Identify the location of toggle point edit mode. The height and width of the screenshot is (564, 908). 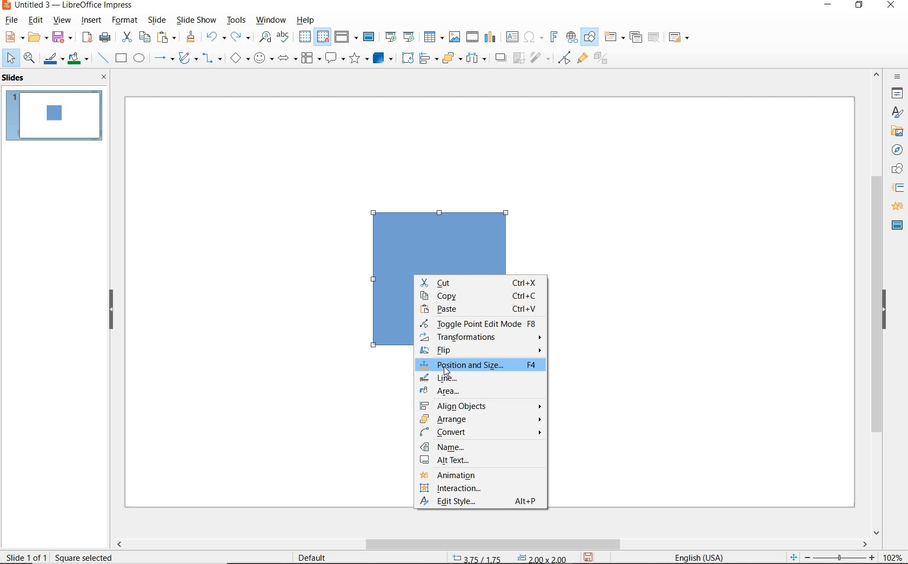
(564, 59).